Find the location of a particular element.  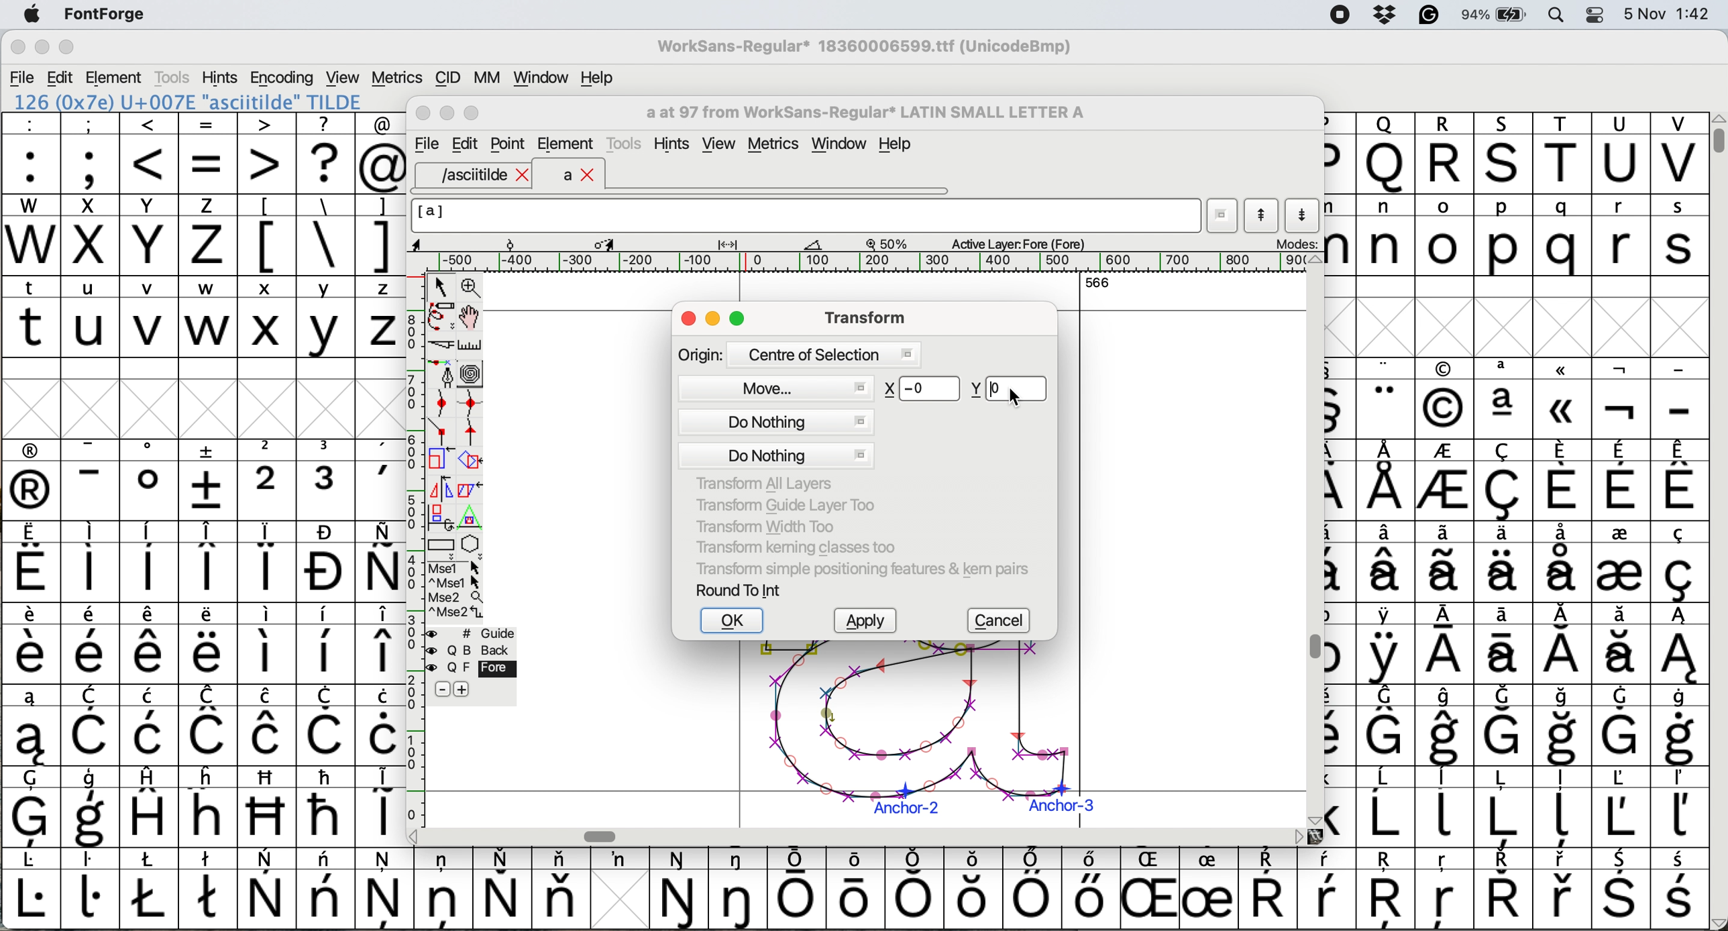

 is located at coordinates (210, 806).